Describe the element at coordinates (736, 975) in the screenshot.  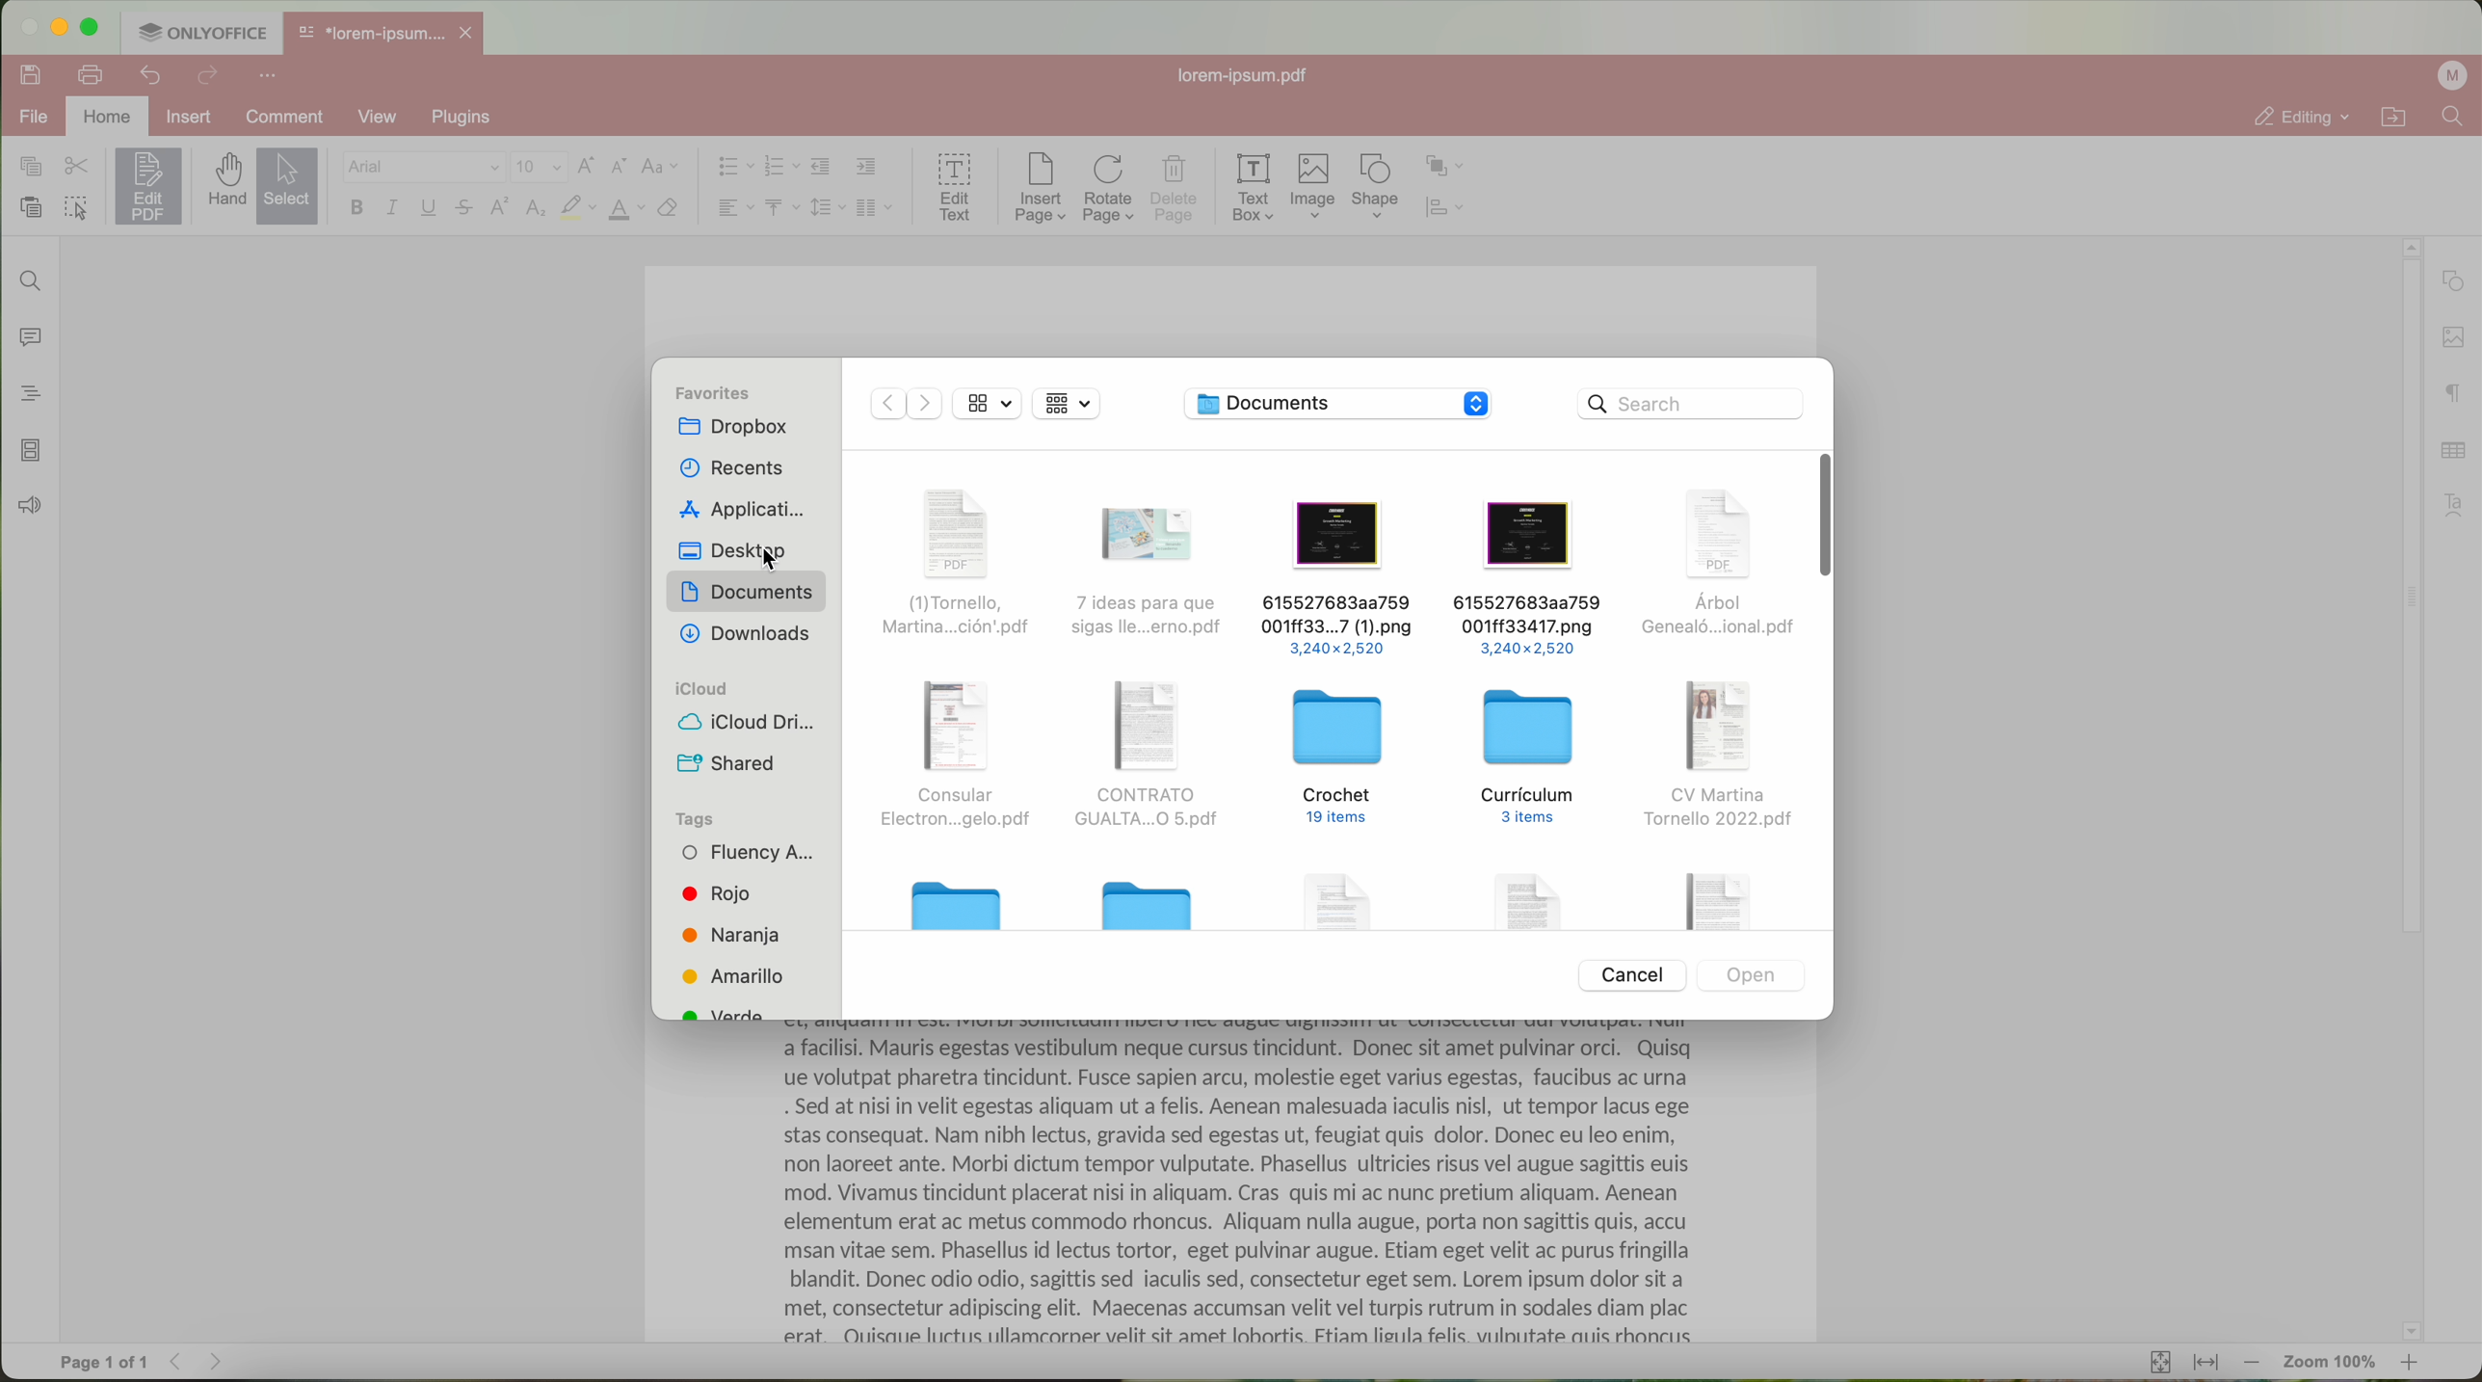
I see `Amarillo` at that location.